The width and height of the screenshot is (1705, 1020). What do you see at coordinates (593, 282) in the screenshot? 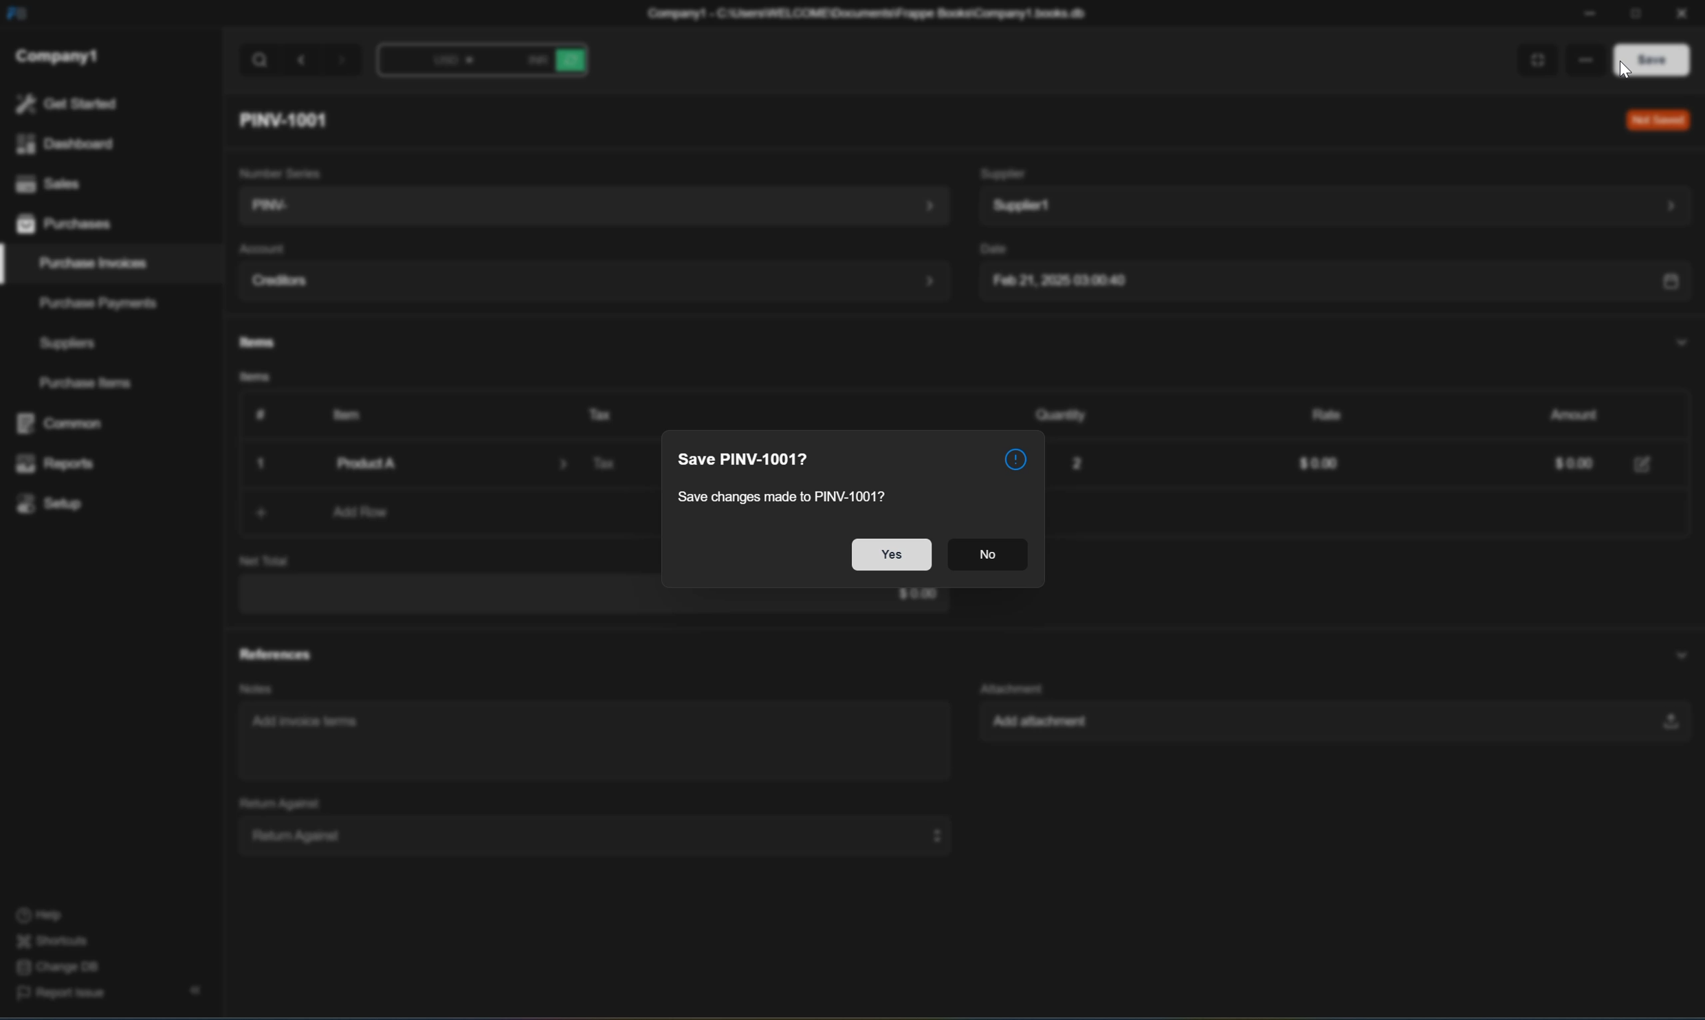
I see `Creditors` at bounding box center [593, 282].